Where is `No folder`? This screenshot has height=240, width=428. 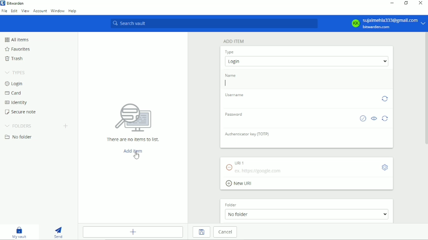 No folder is located at coordinates (306, 215).